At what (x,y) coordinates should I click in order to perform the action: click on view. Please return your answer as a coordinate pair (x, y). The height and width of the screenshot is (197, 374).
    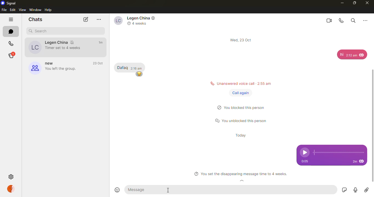
    Looking at the image, I should click on (23, 10).